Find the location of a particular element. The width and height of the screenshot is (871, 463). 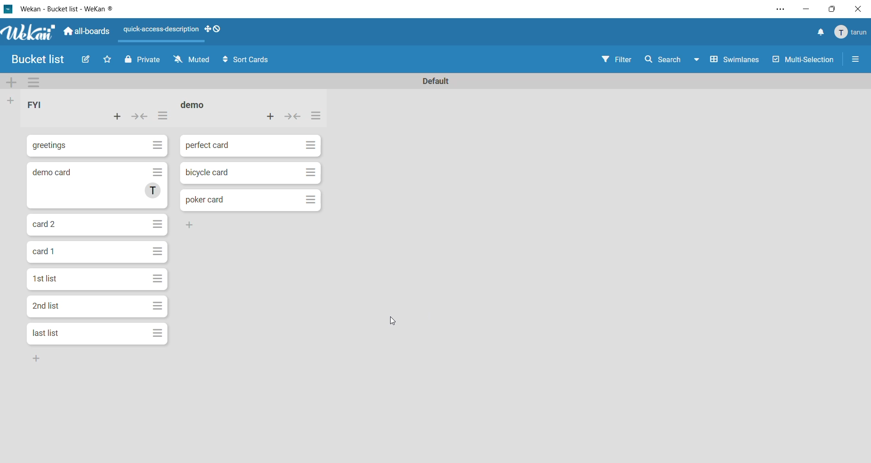

show desktop drag handles is located at coordinates (215, 30).